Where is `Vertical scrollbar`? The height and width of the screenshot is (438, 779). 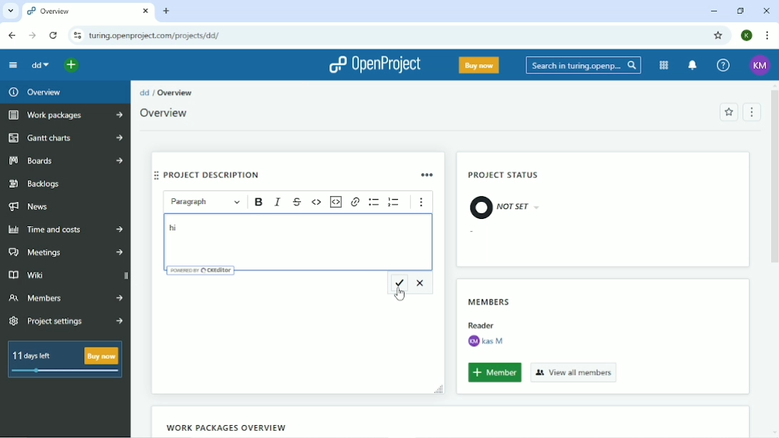 Vertical scrollbar is located at coordinates (774, 181).